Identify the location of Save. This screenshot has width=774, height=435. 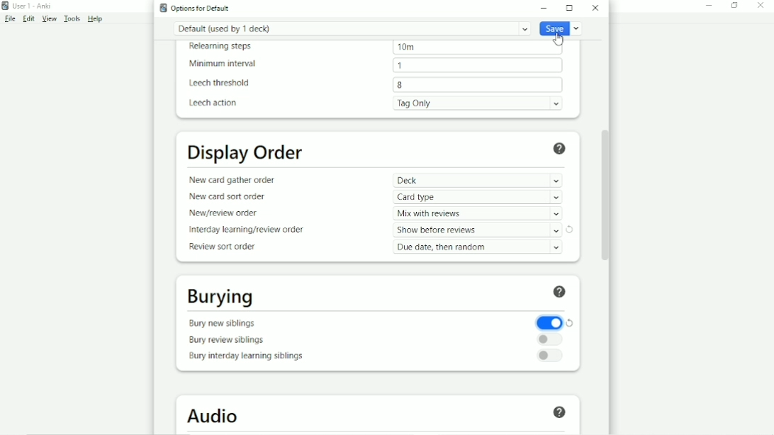
(561, 29).